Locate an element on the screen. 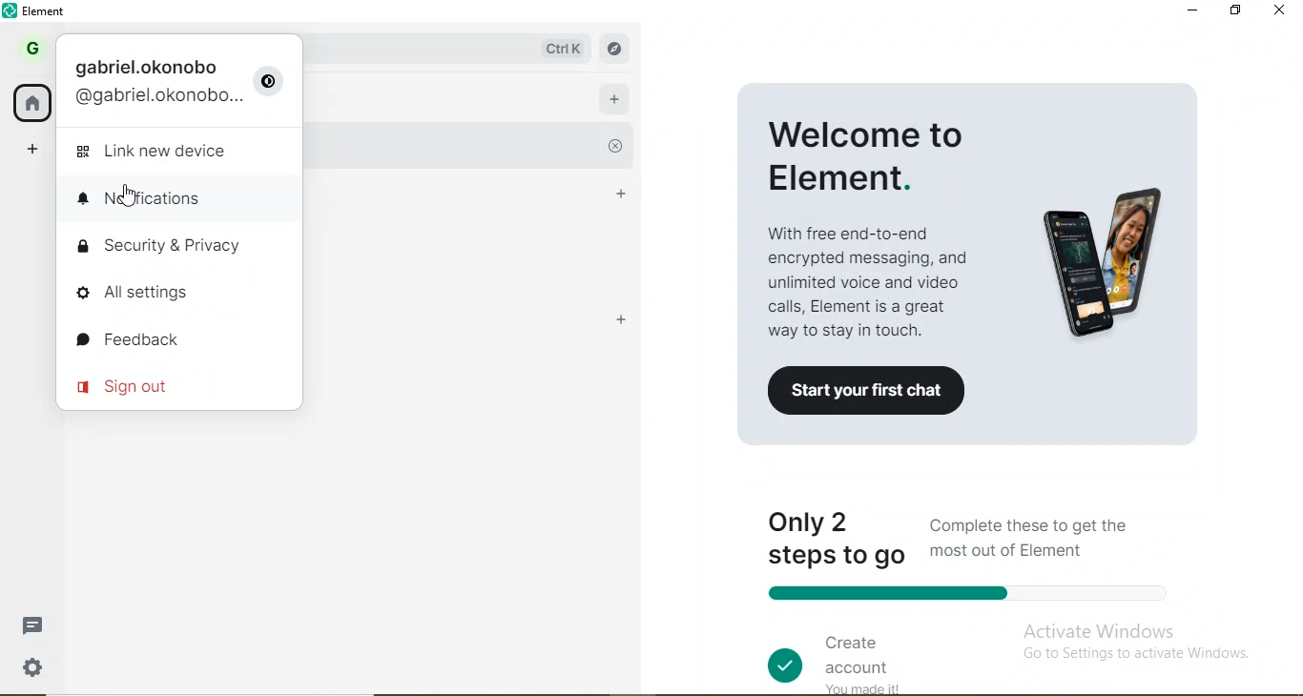  image is located at coordinates (1092, 250).